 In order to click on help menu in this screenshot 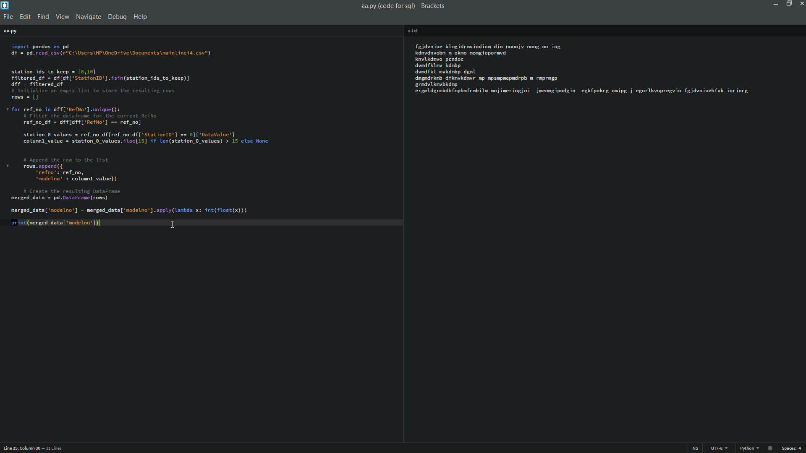, I will do `click(142, 18)`.